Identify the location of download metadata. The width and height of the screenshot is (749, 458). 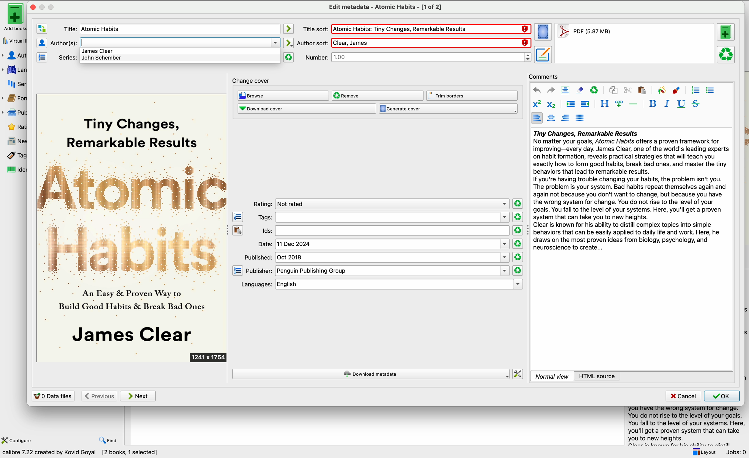
(371, 374).